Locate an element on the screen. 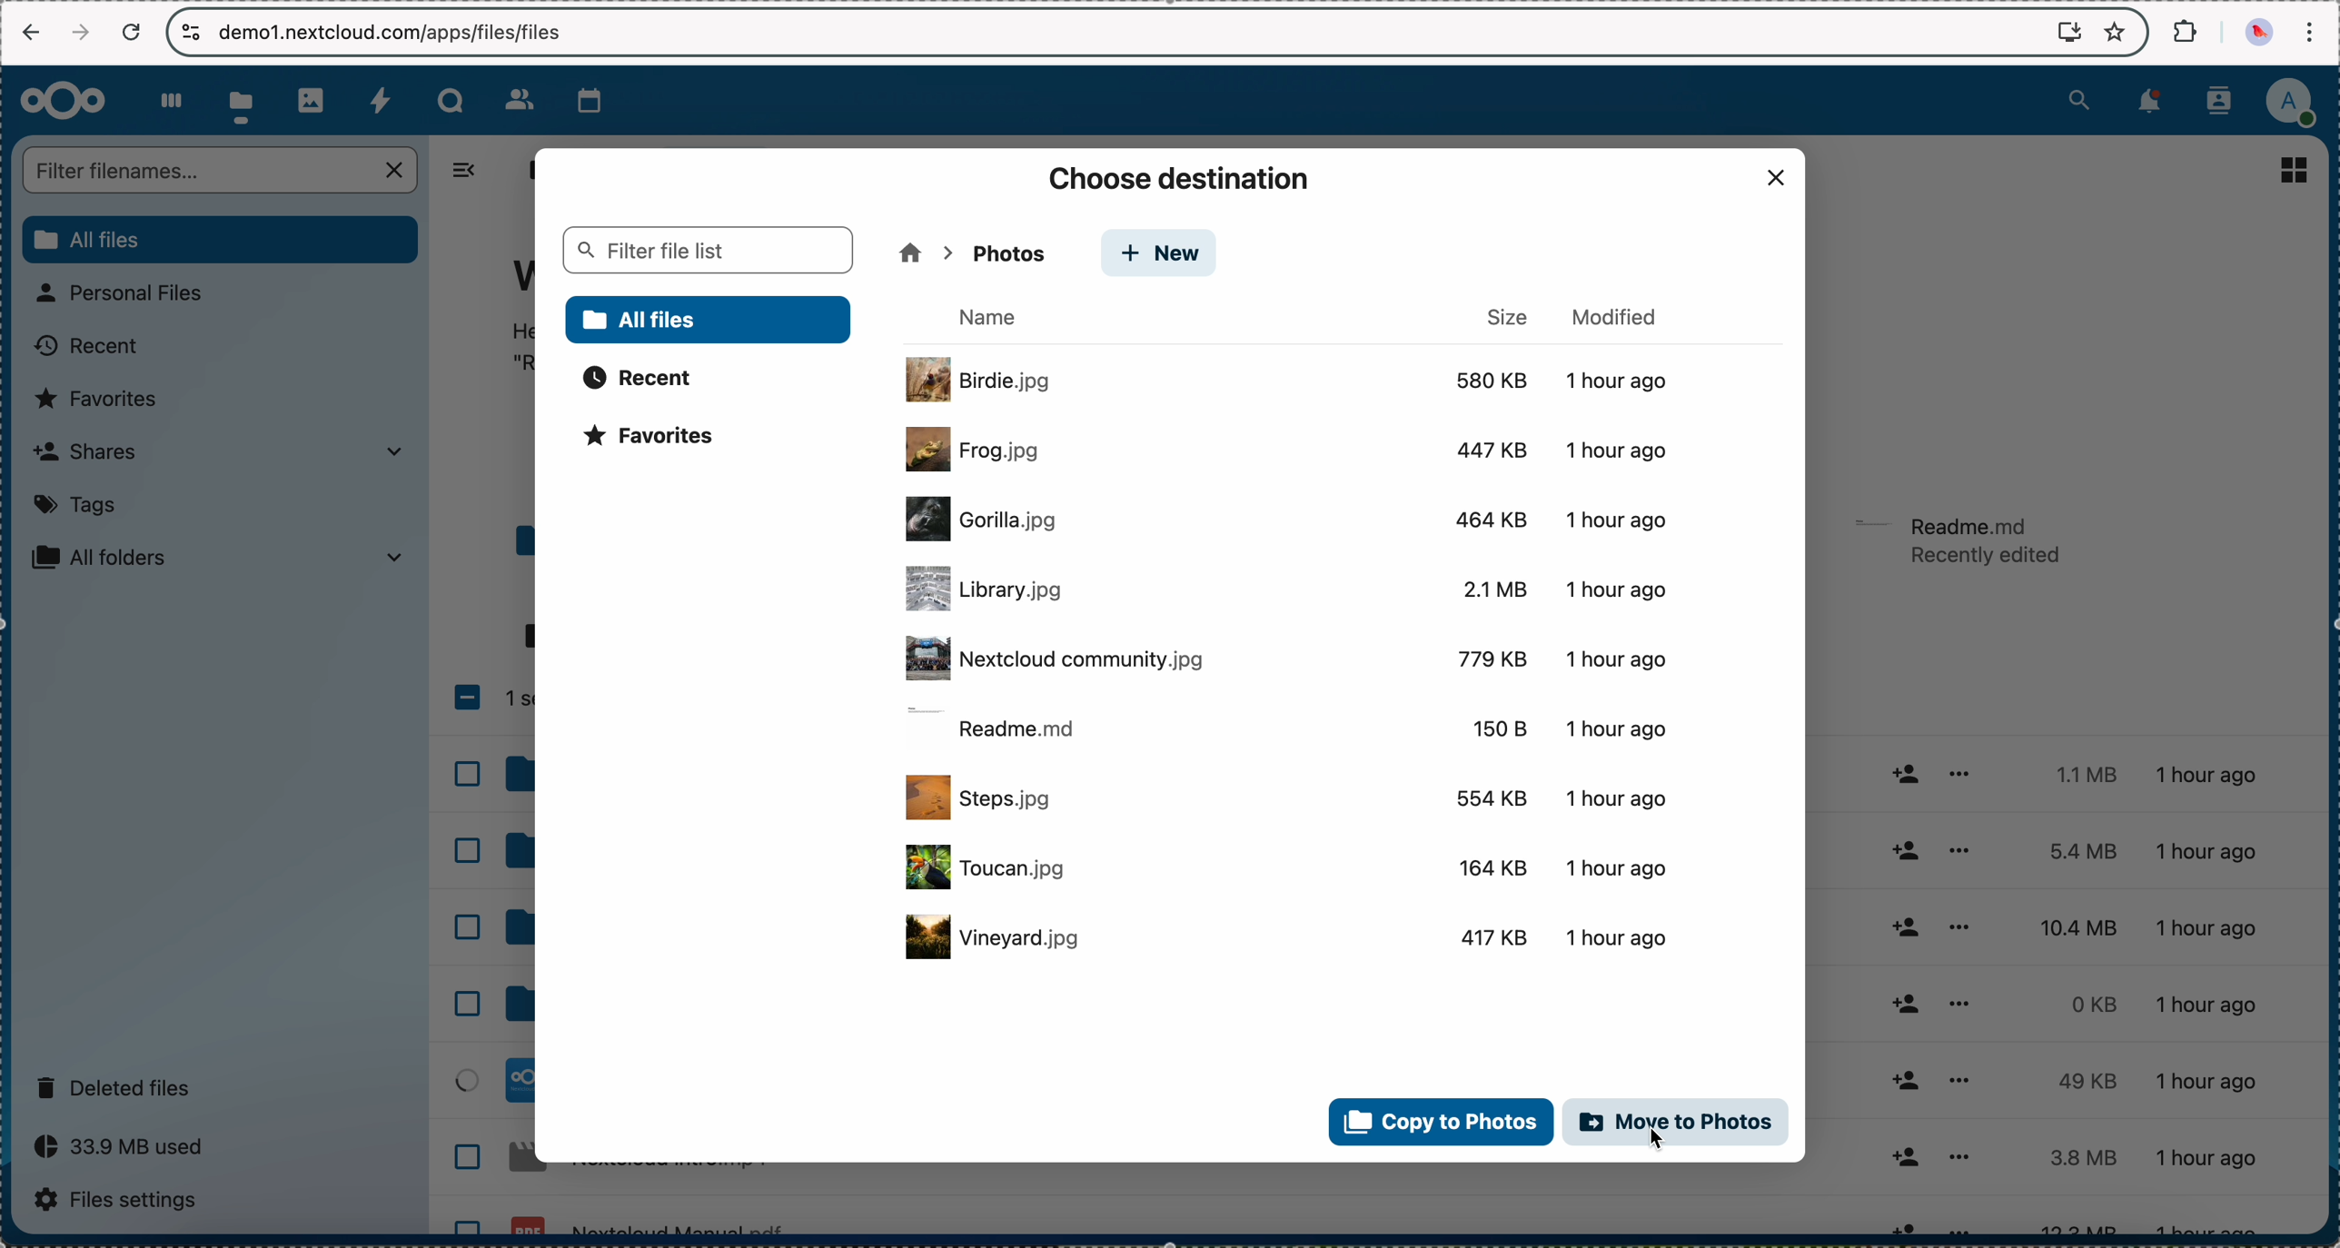 Image resolution: width=2340 pixels, height=1248 pixels. 33.9 MB used is located at coordinates (125, 1146).